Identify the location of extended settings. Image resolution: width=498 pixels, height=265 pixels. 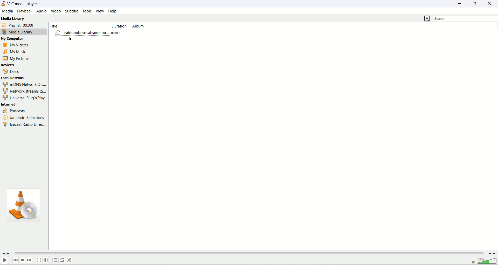
(46, 260).